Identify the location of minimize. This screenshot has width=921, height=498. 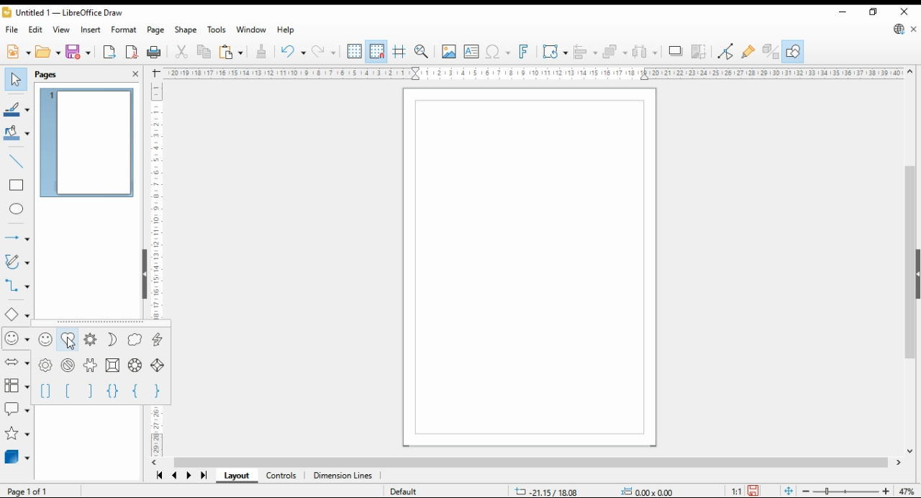
(842, 12).